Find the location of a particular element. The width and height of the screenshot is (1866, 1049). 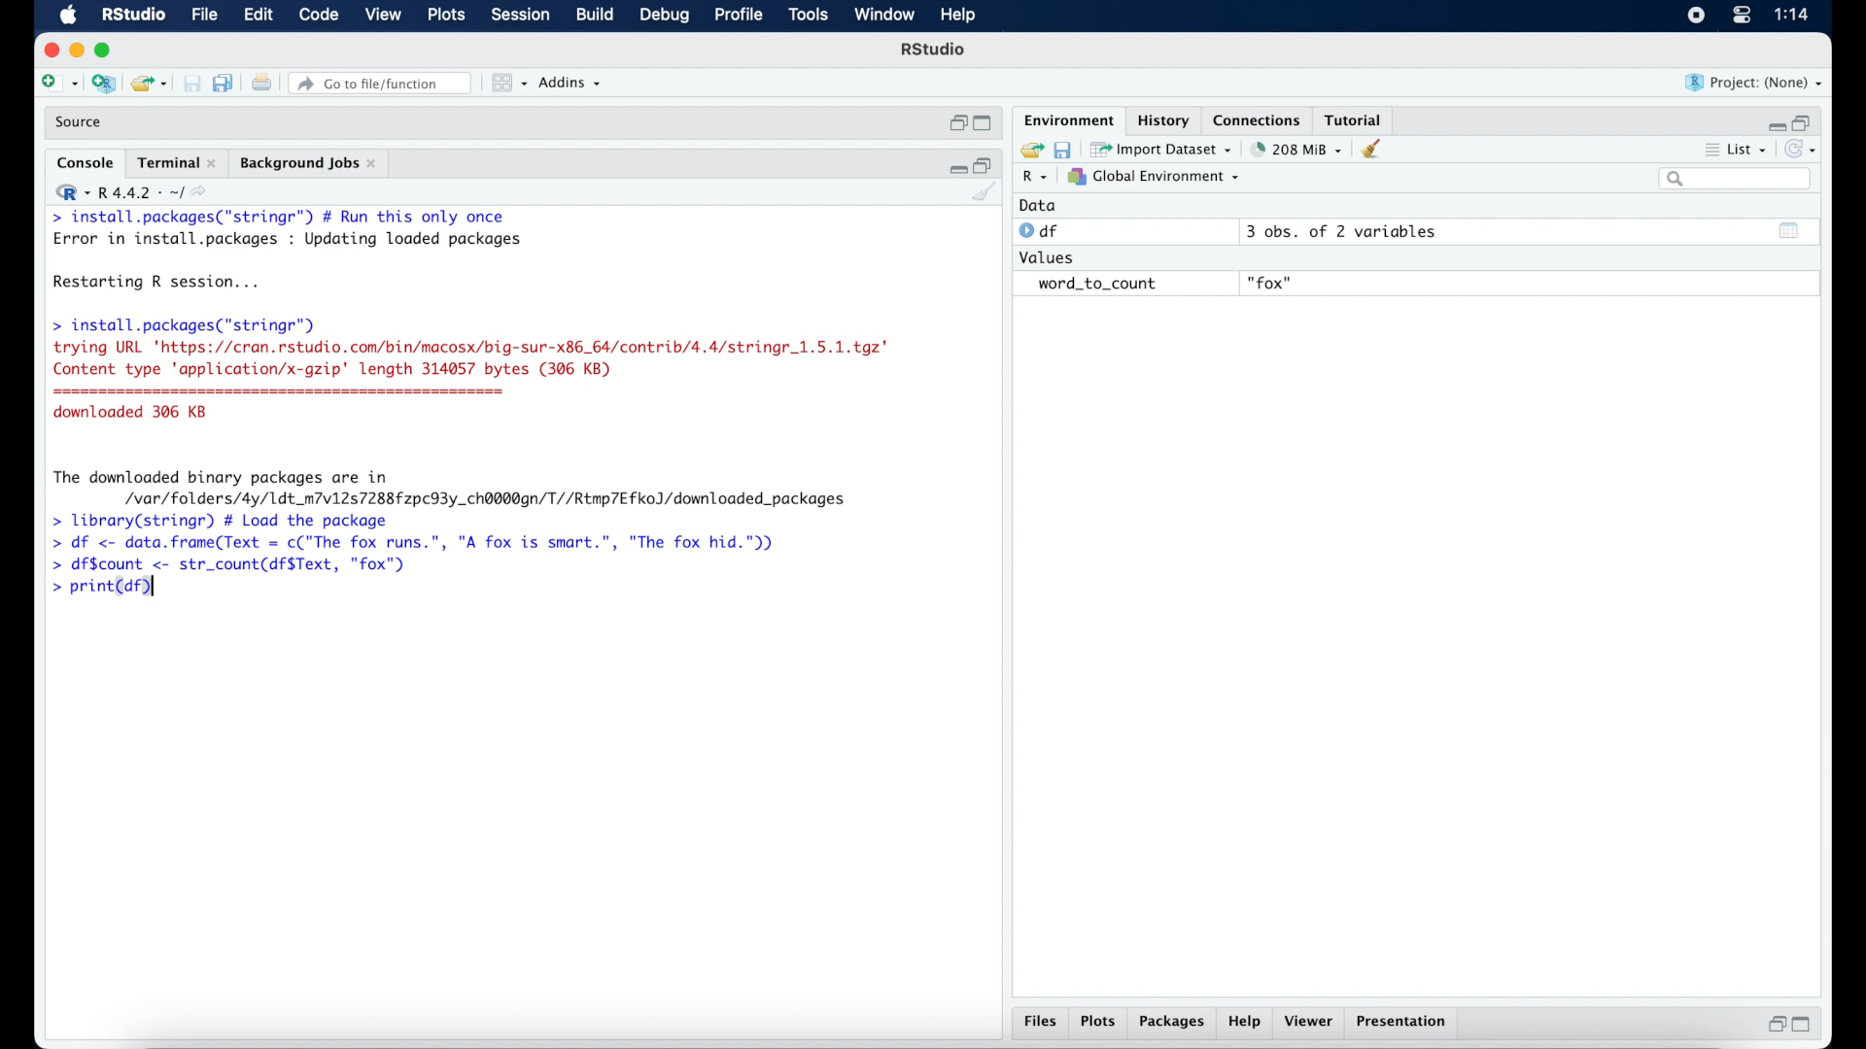

> df <- data.frame(Text = c("The fox runs.”, "A fox is smart.", "The fox hid."))| is located at coordinates (424, 543).